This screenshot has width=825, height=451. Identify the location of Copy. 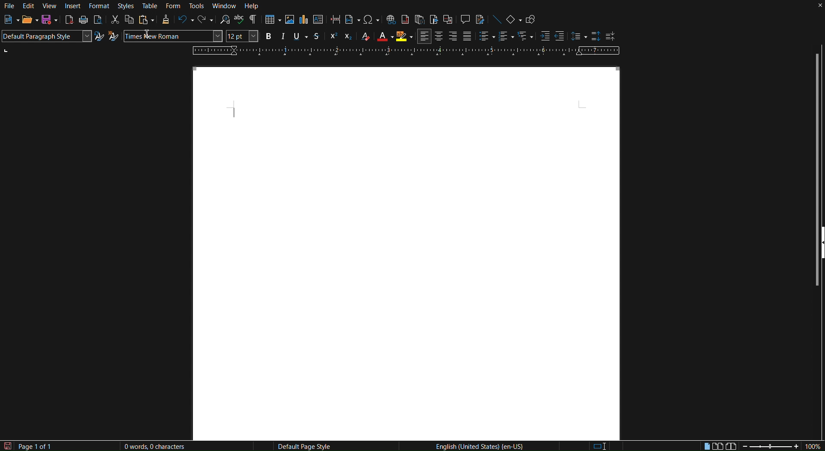
(129, 21).